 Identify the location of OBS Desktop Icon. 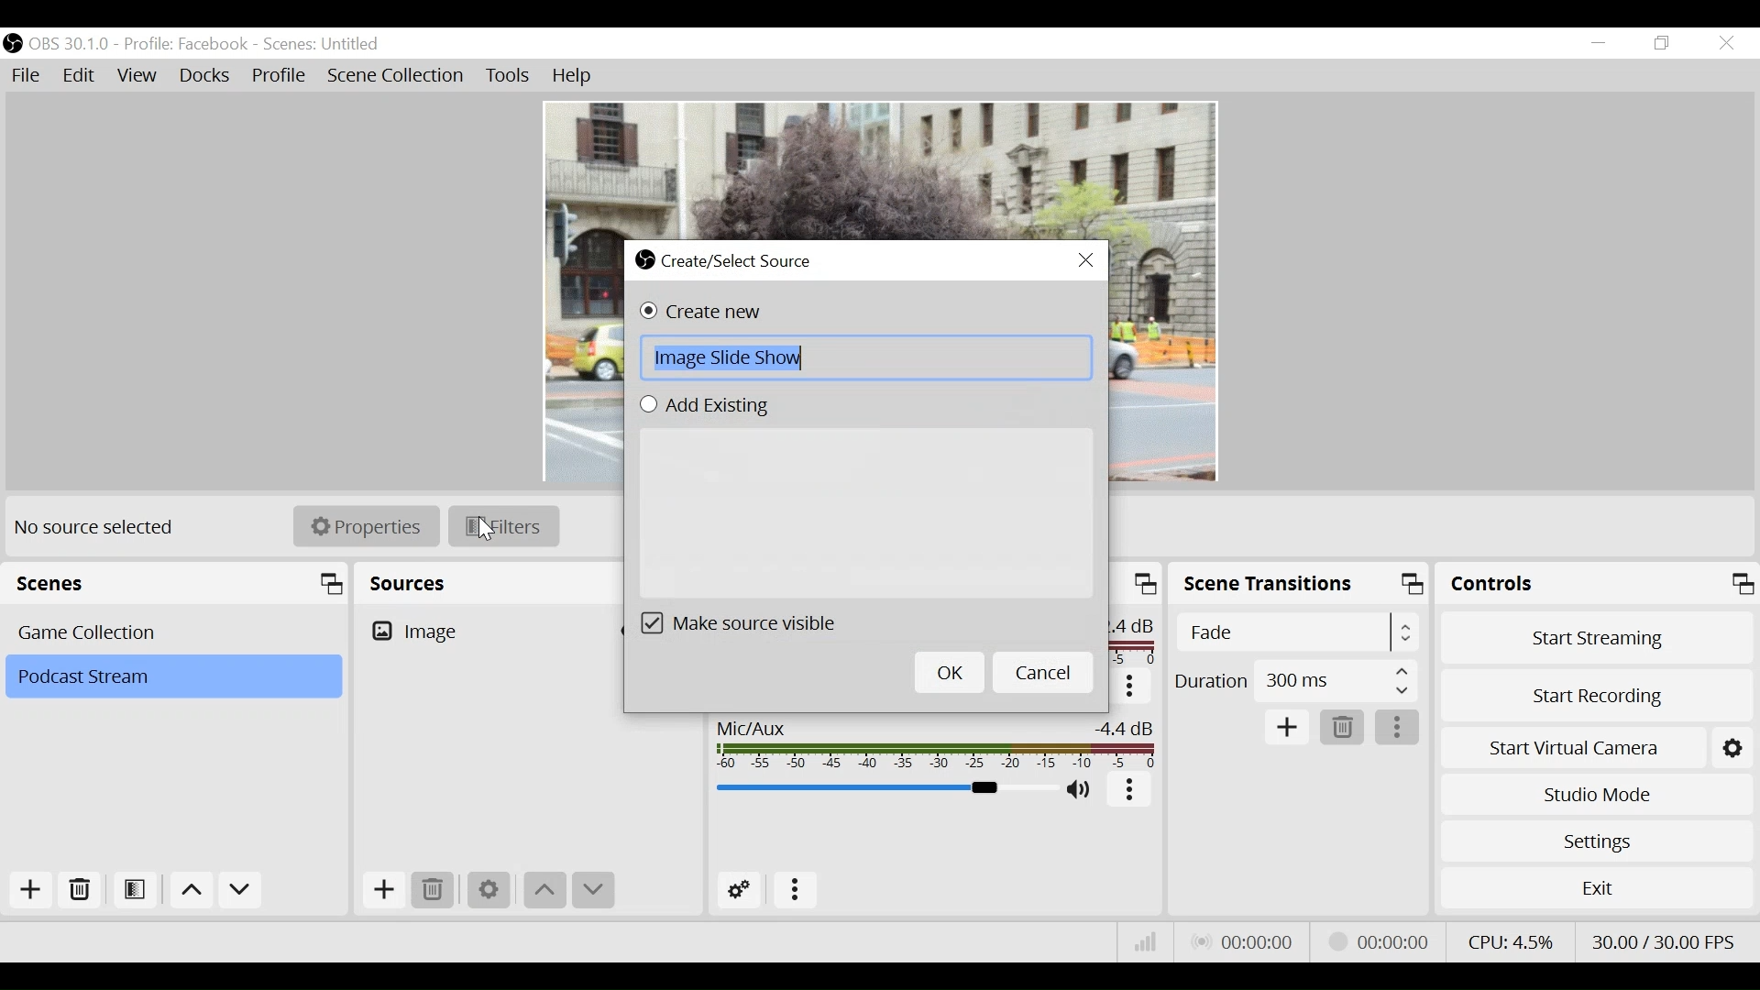
(13, 43).